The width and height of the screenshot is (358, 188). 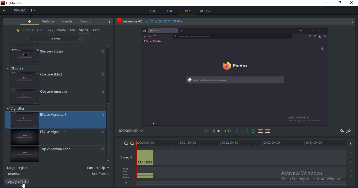 What do you see at coordinates (102, 132) in the screenshot?
I see `Add to favorites` at bounding box center [102, 132].